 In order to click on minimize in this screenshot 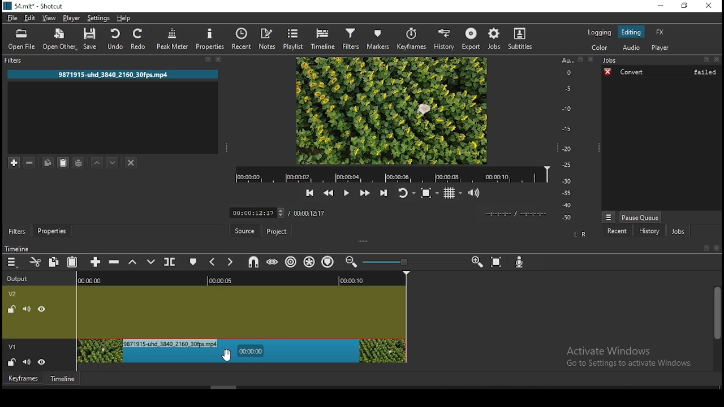, I will do `click(658, 6)`.